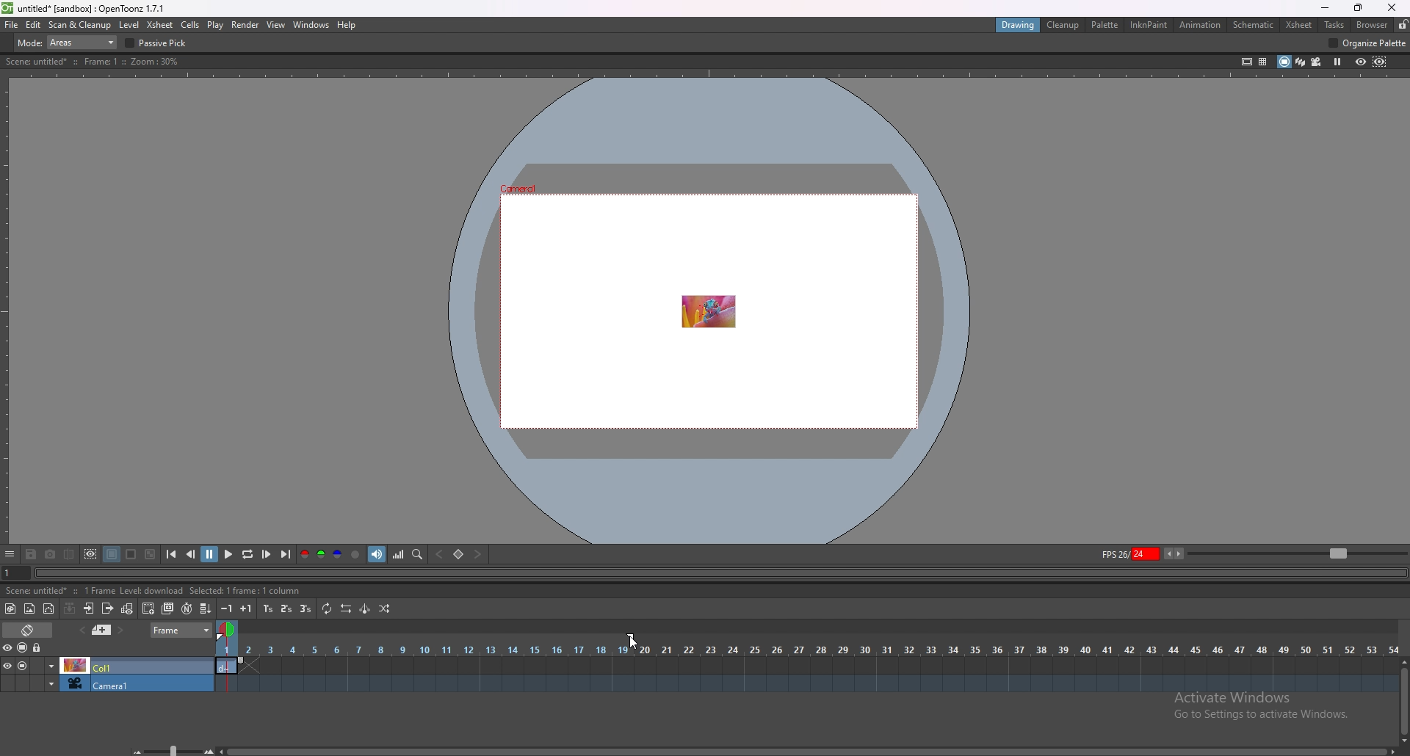 The width and height of the screenshot is (1410, 756). Describe the element at coordinates (132, 555) in the screenshot. I see `white background` at that location.